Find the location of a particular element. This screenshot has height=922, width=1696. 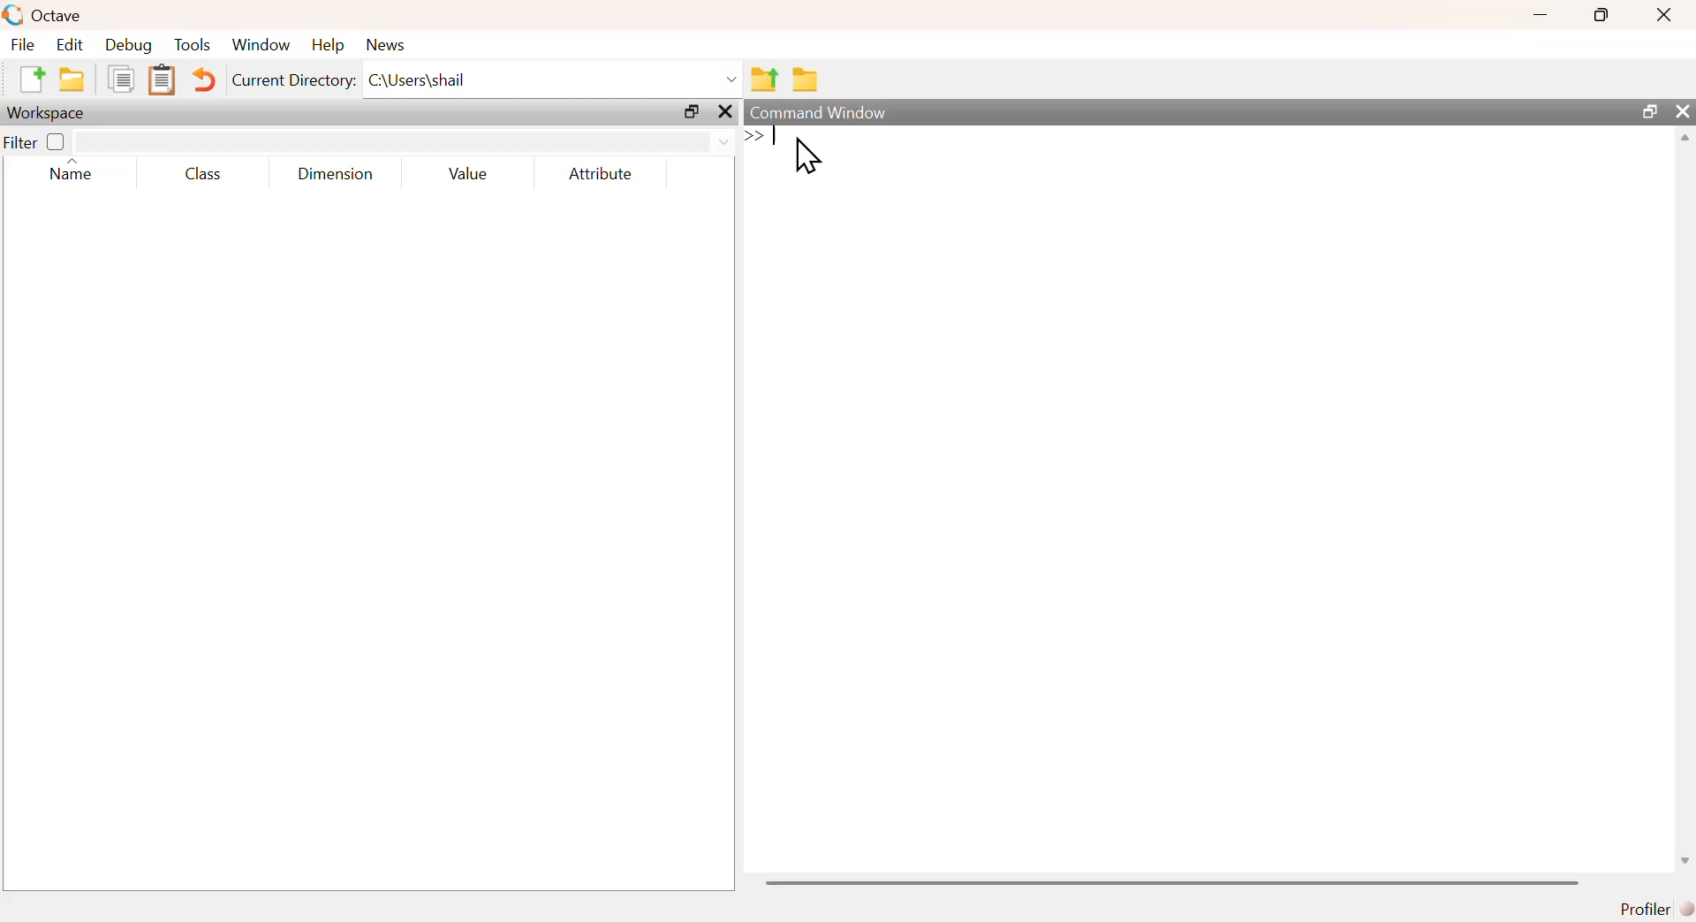

profiler is located at coordinates (1652, 908).